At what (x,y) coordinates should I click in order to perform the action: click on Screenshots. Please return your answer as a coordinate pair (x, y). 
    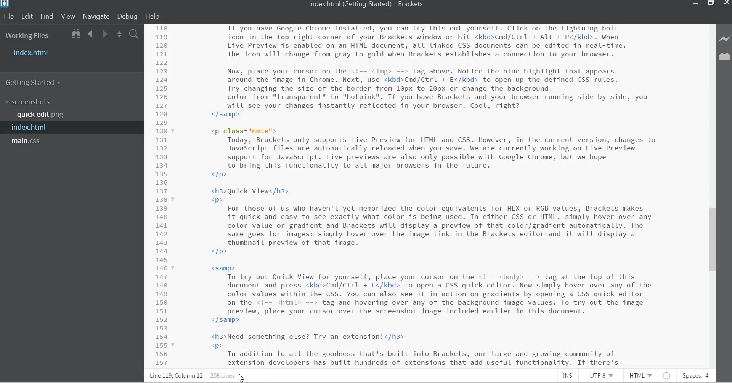
    Looking at the image, I should click on (29, 102).